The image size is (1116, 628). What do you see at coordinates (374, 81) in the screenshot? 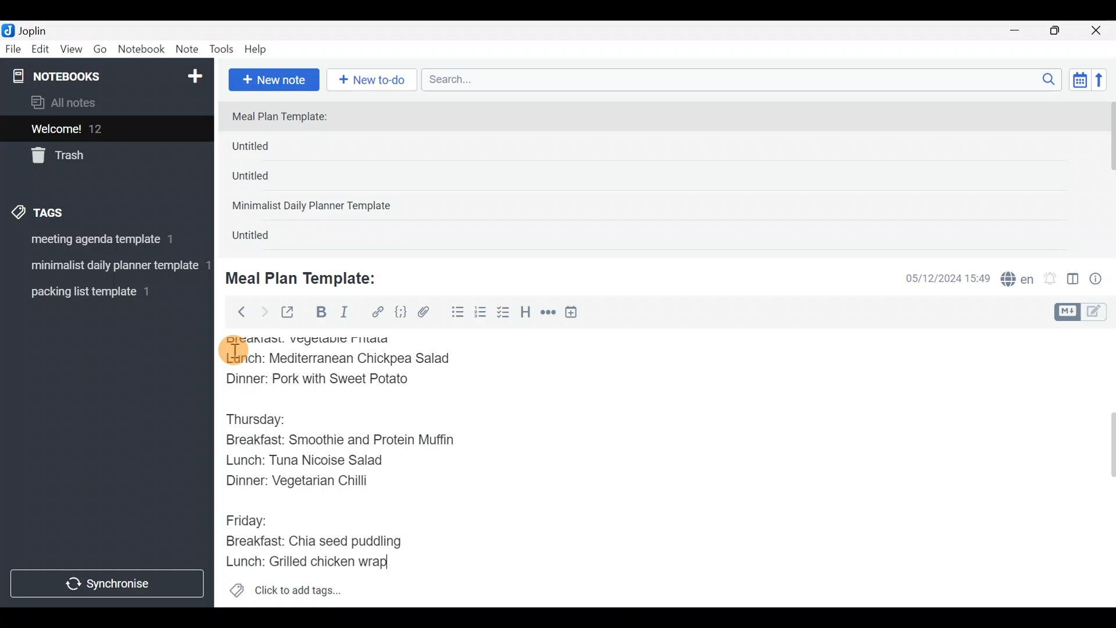
I see `New to-do` at bounding box center [374, 81].